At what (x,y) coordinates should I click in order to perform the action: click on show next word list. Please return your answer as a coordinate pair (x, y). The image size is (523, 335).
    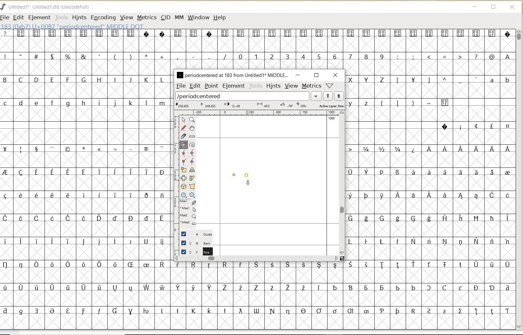
    Looking at the image, I should click on (340, 96).